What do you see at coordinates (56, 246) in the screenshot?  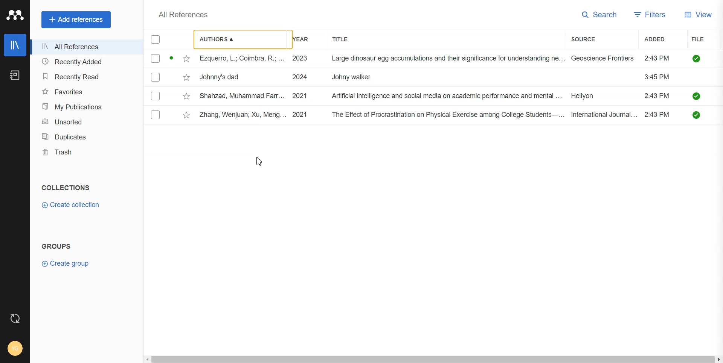 I see `Text` at bounding box center [56, 246].